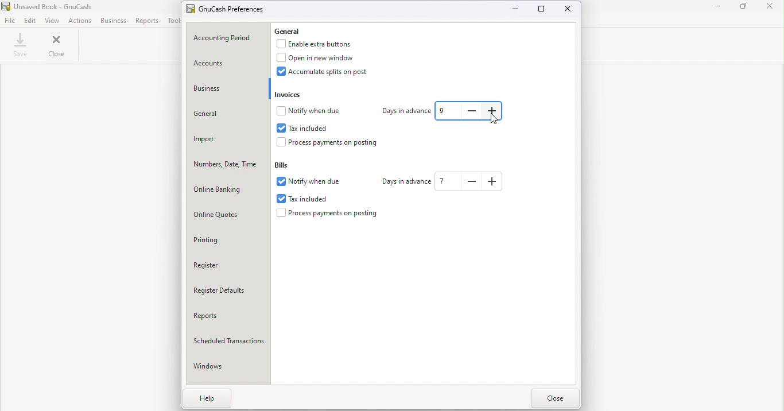 The image size is (784, 411). I want to click on Notify when due, so click(312, 181).